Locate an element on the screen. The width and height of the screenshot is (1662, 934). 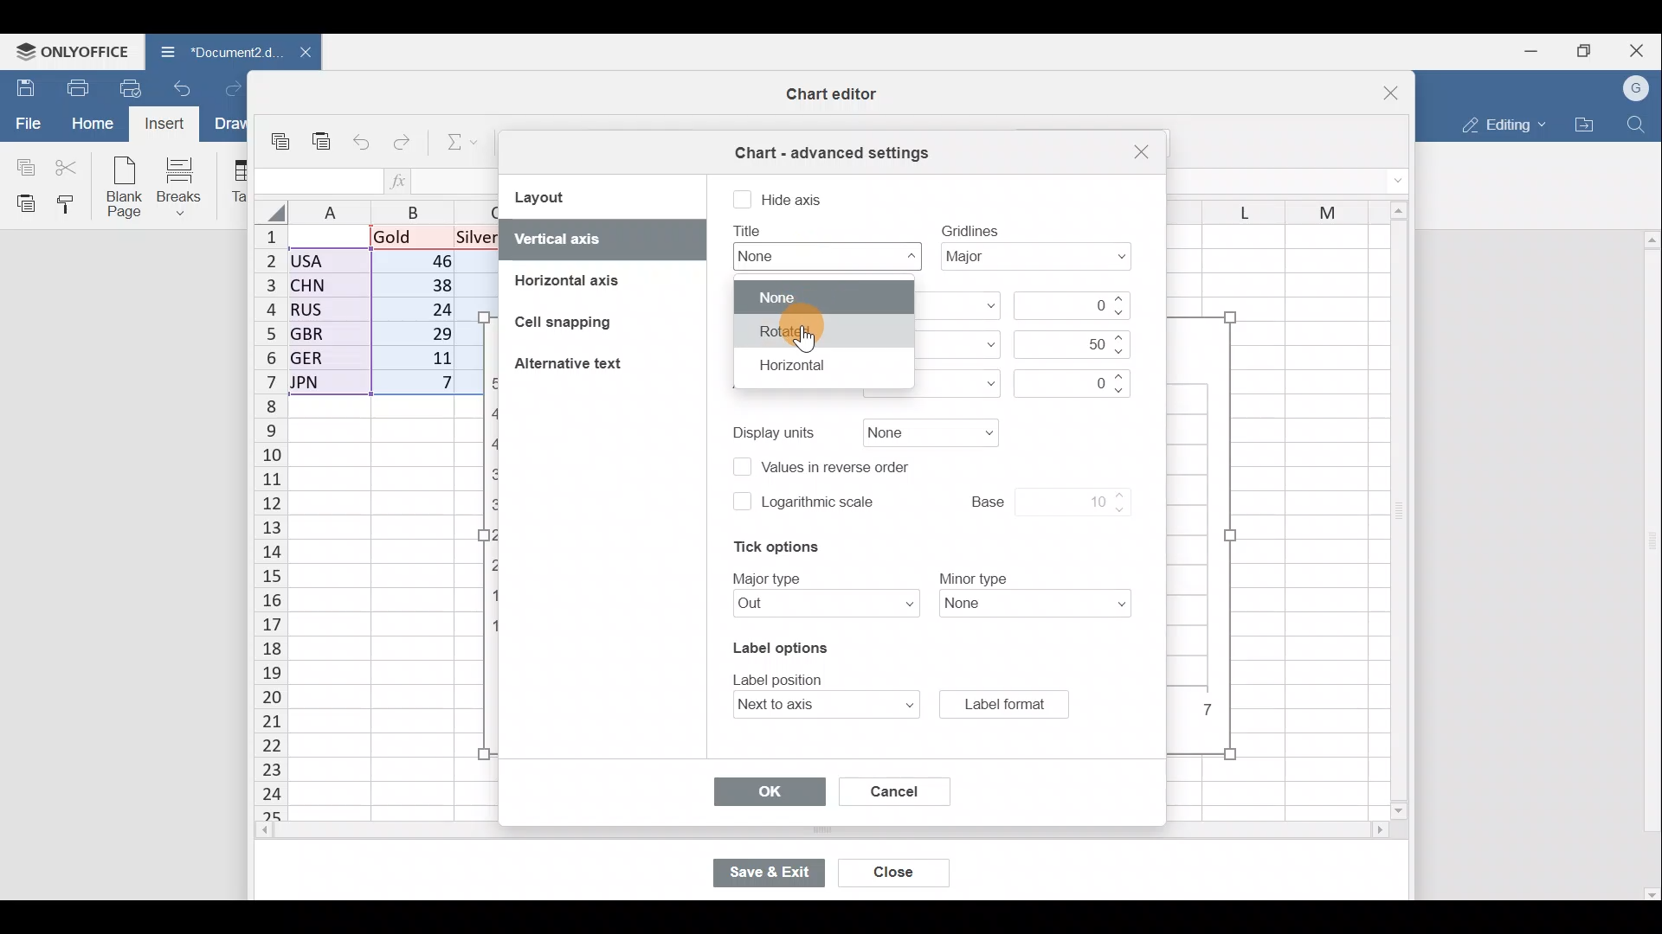
text is located at coordinates (783, 677).